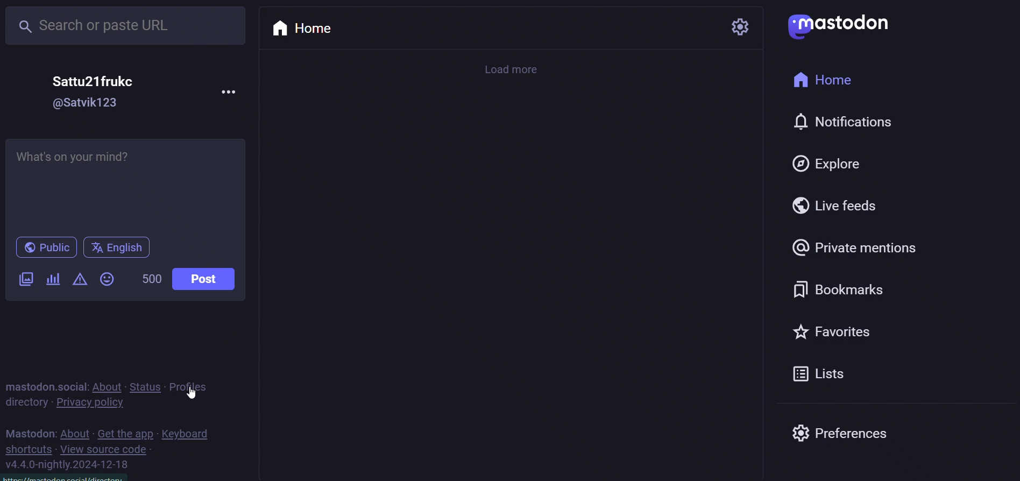  What do you see at coordinates (116, 246) in the screenshot?
I see `language` at bounding box center [116, 246].